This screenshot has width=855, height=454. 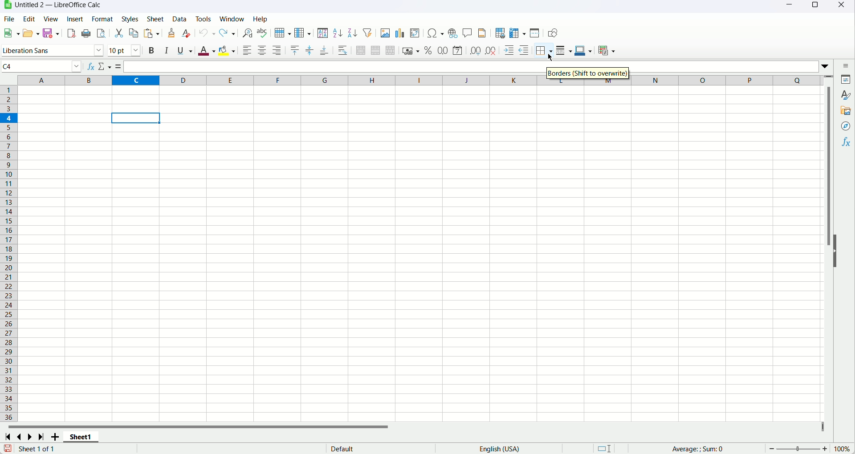 I want to click on Gallery, so click(x=846, y=110).